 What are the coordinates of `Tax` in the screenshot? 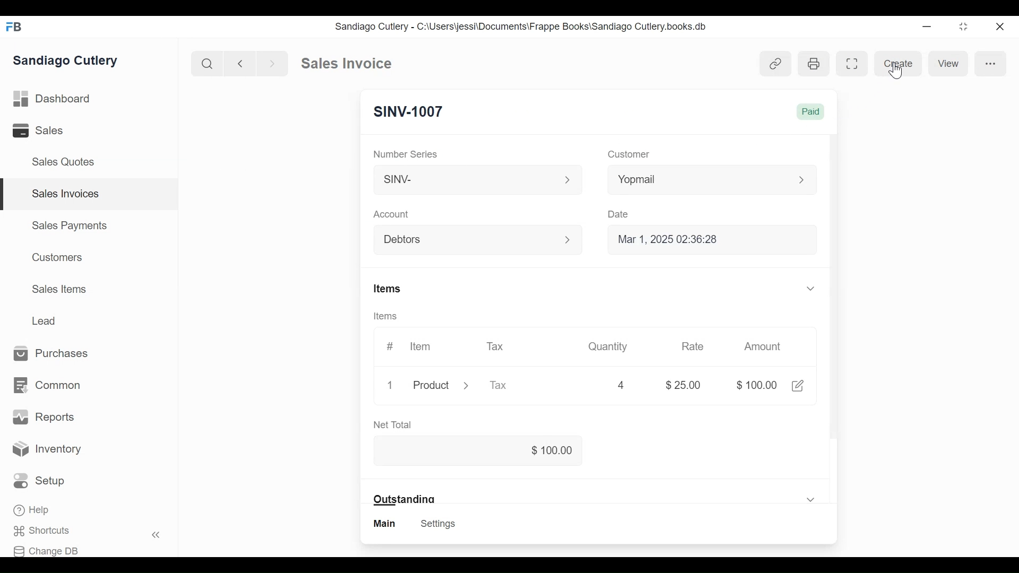 It's located at (496, 346).